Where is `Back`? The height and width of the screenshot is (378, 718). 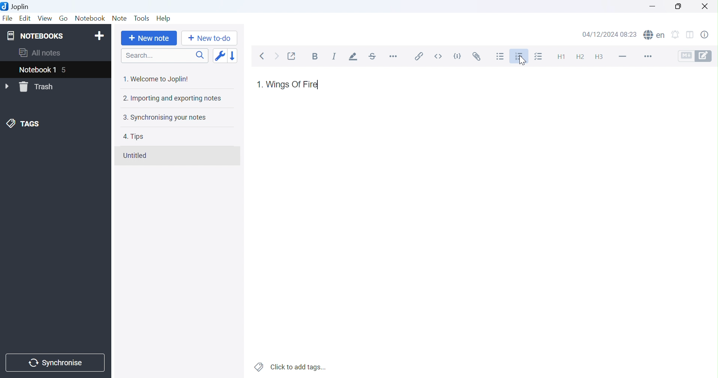 Back is located at coordinates (264, 56).